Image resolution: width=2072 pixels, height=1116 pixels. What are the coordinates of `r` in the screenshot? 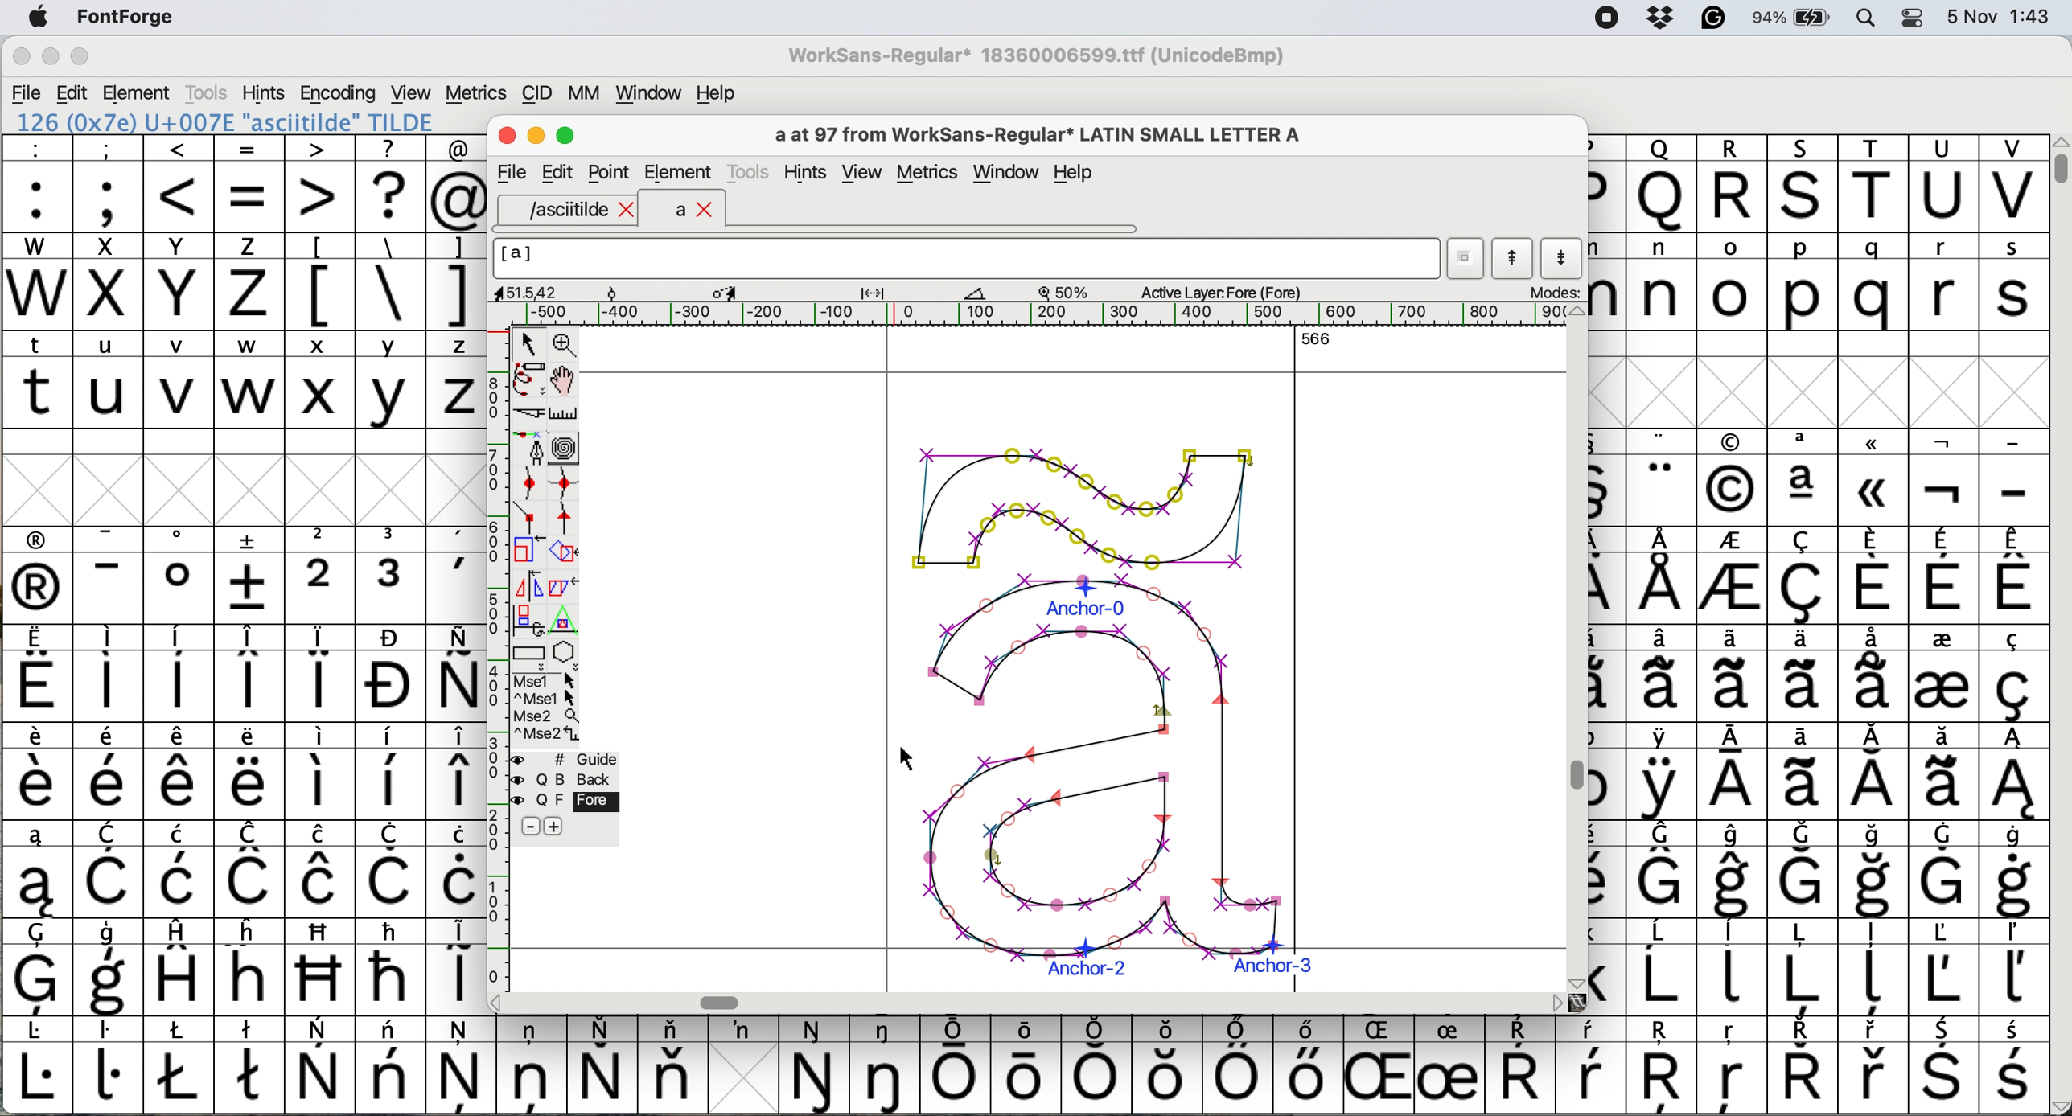 It's located at (1942, 282).